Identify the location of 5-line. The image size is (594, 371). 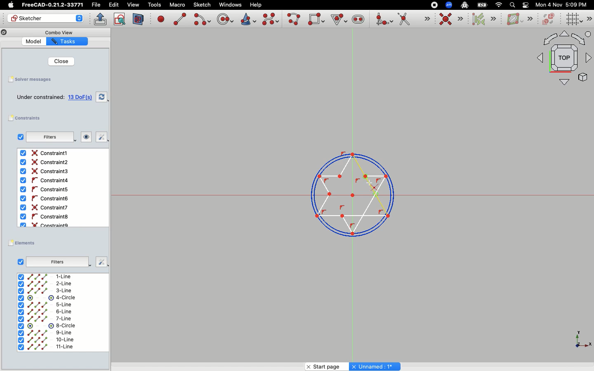
(46, 305).